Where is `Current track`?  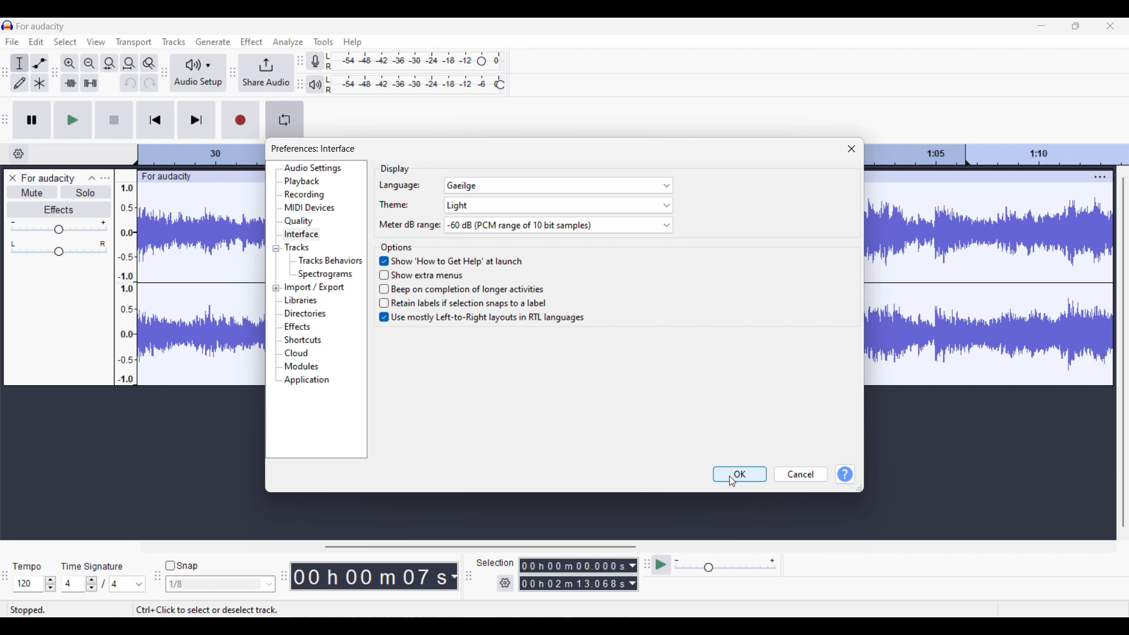
Current track is located at coordinates (979, 278).